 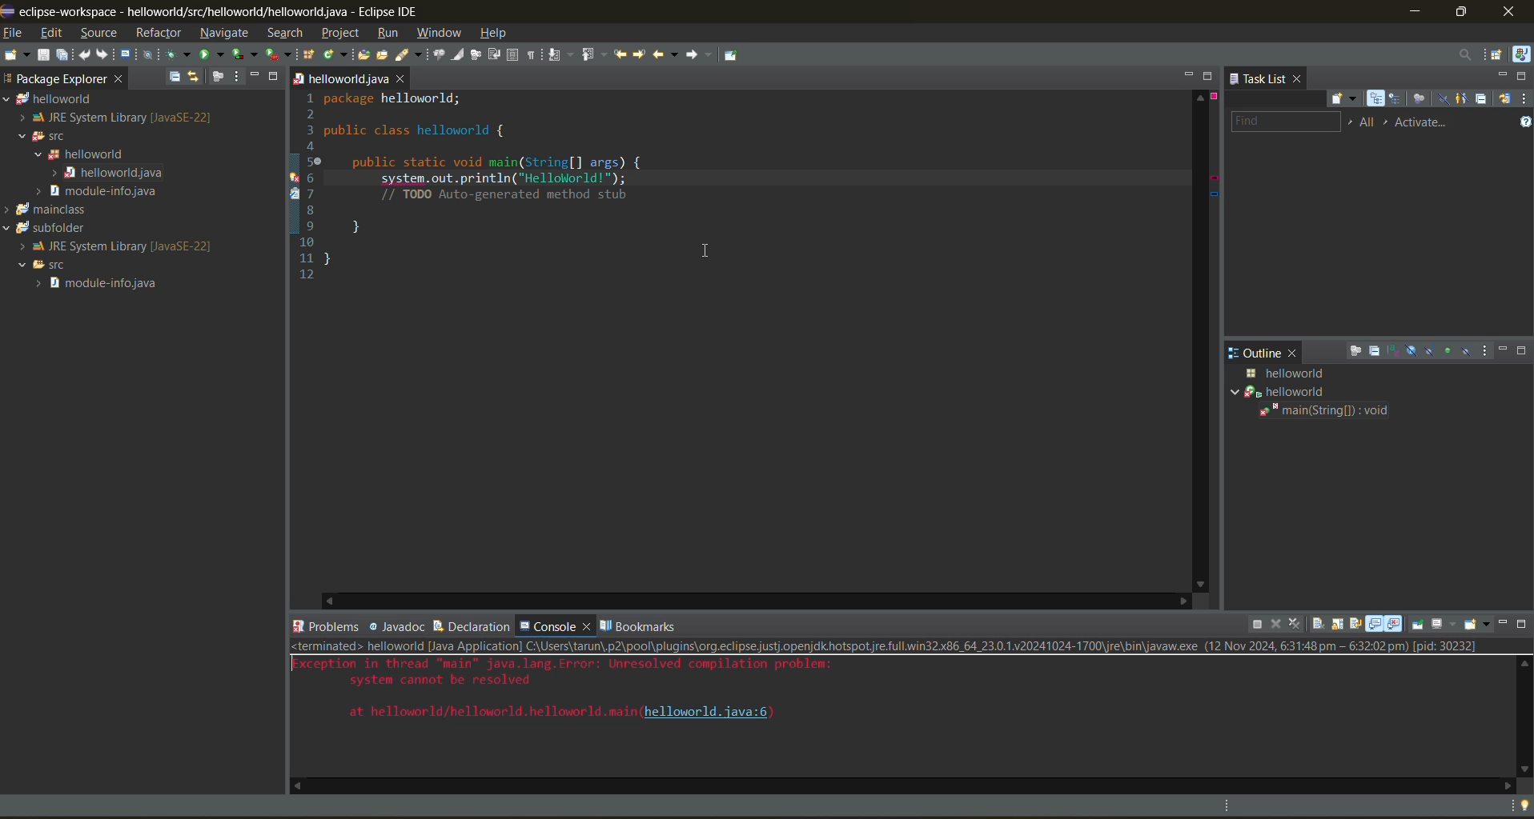 What do you see at coordinates (1524, 100) in the screenshot?
I see `view menu` at bounding box center [1524, 100].